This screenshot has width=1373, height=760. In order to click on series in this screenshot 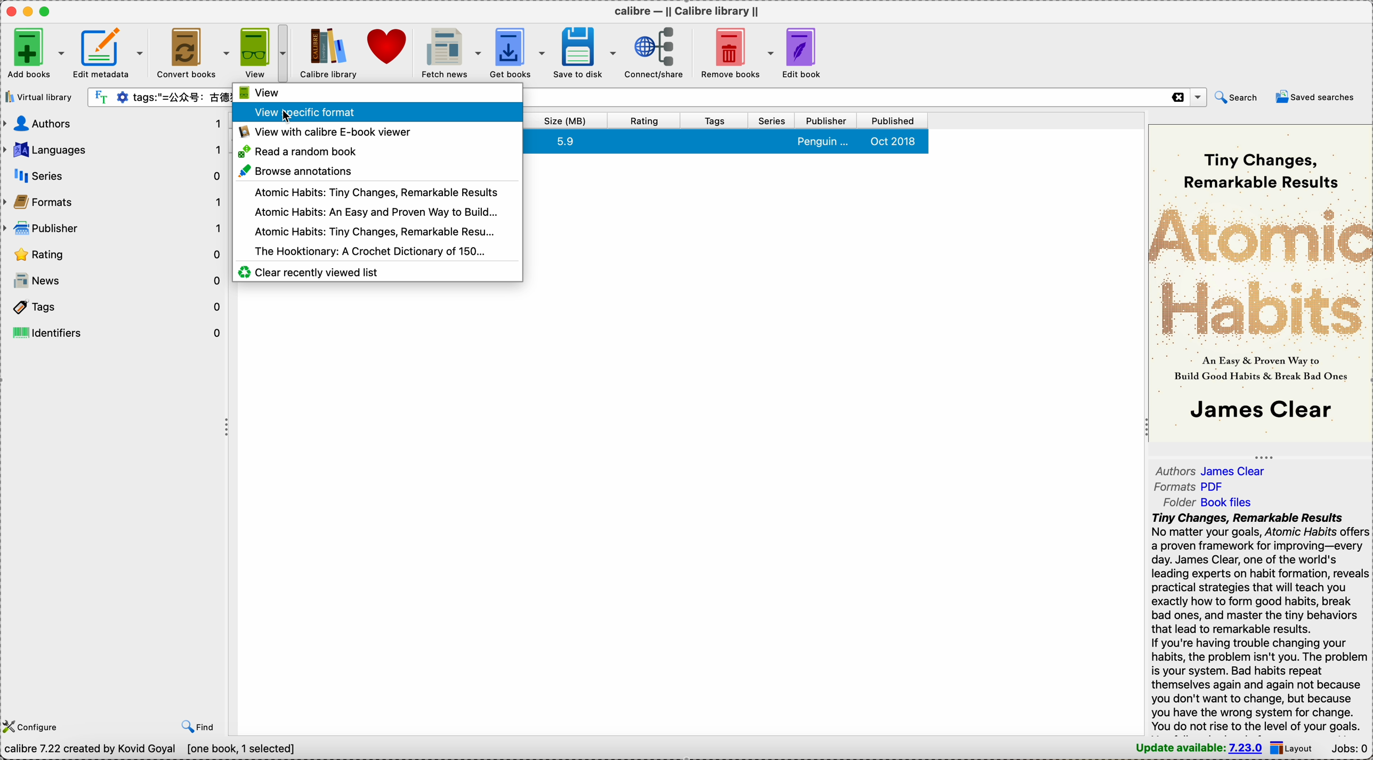, I will do `click(112, 175)`.